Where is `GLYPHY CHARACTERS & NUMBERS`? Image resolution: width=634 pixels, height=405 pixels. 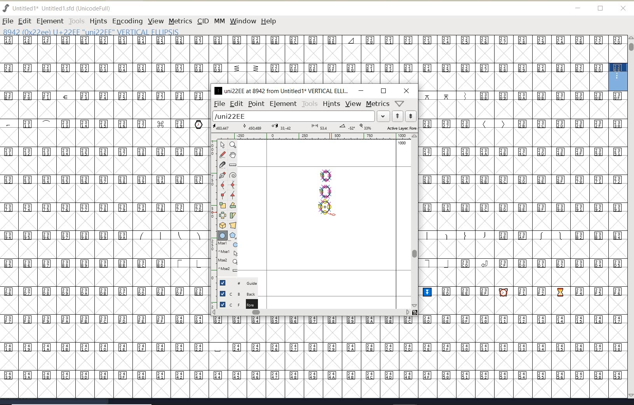 GLYPHY CHARACTERS & NUMBERS is located at coordinates (103, 199).